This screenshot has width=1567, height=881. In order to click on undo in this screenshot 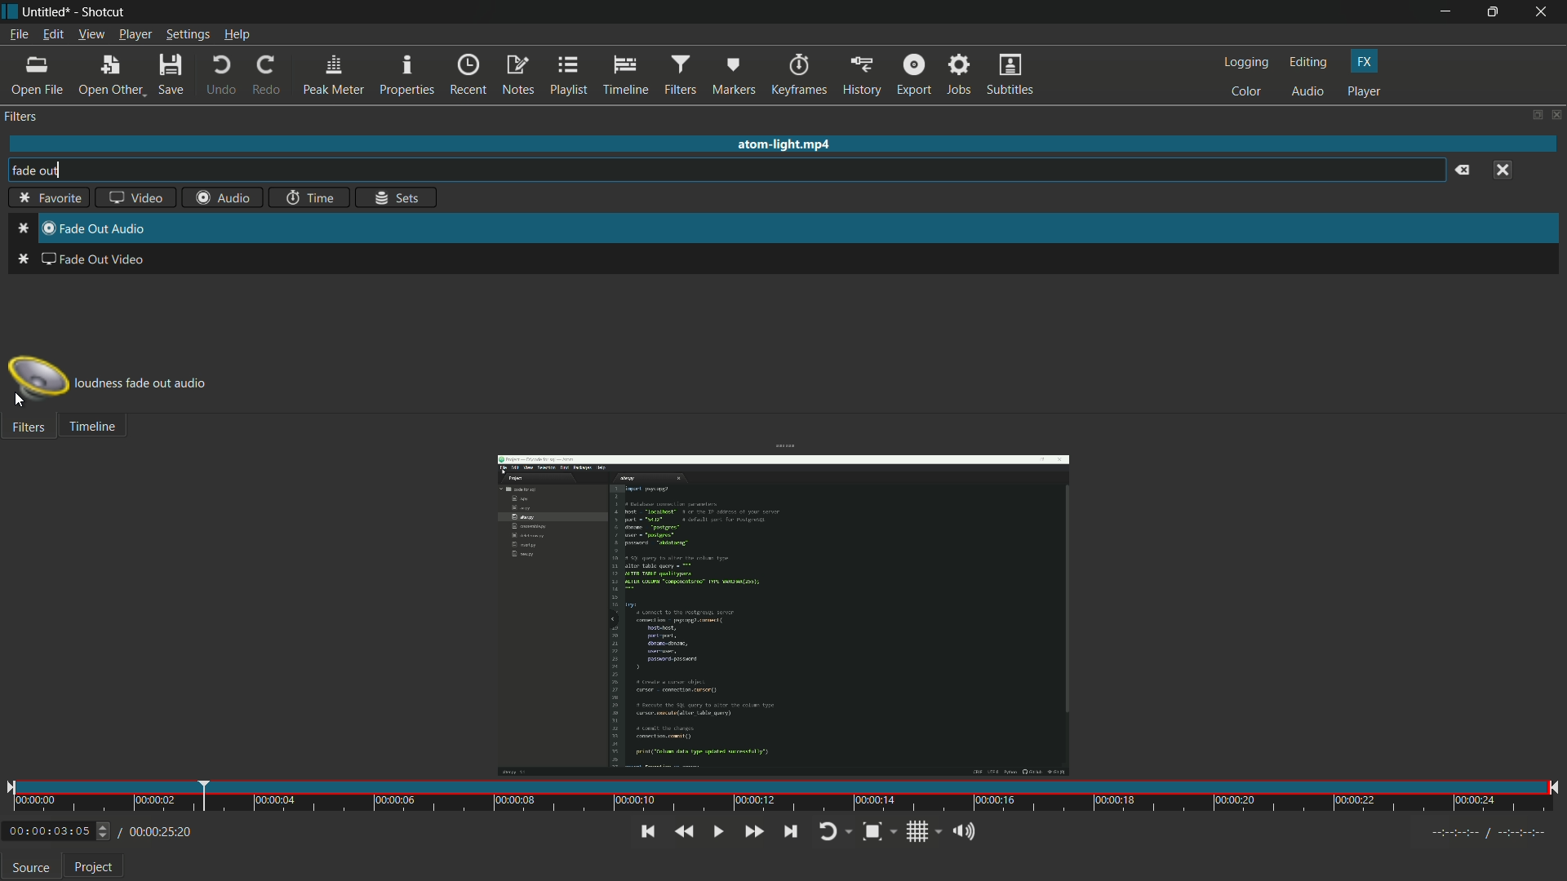, I will do `click(219, 76)`.